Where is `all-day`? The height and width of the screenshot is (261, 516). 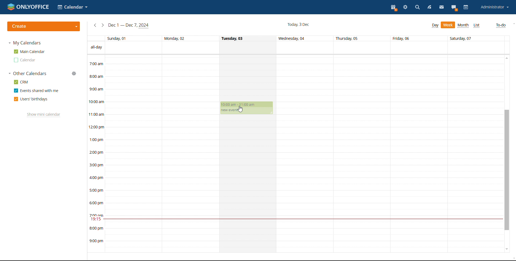 all-day is located at coordinates (96, 47).